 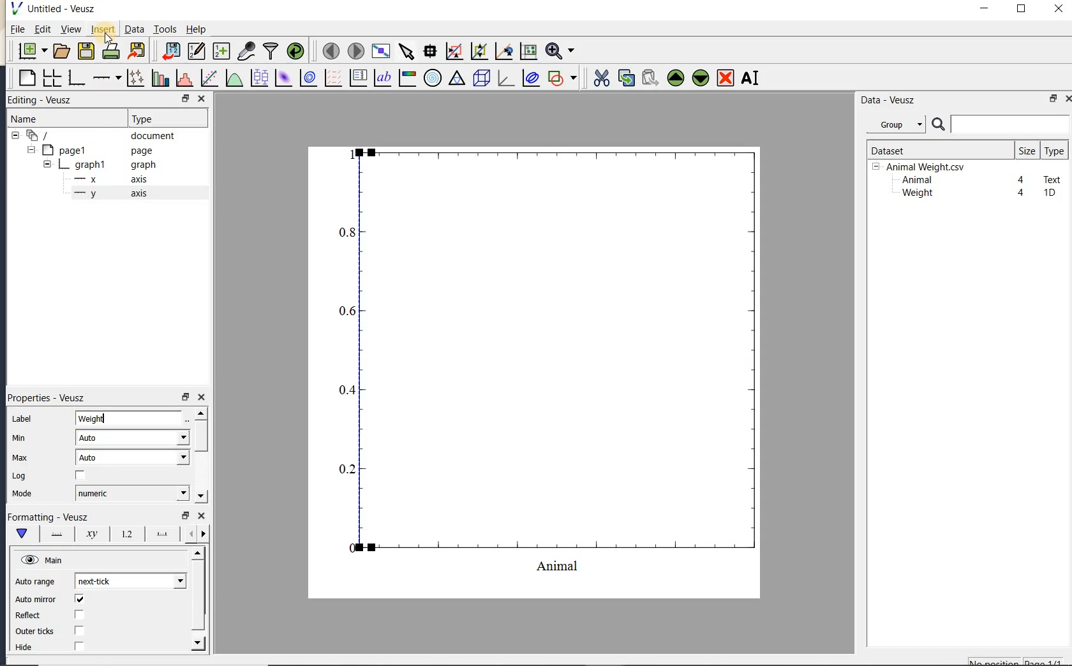 I want to click on axis label, so click(x=89, y=534).